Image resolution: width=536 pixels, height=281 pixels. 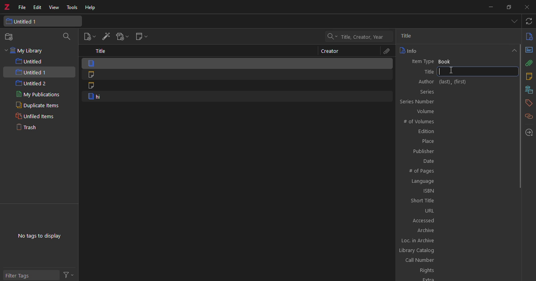 I want to click on note, so click(x=236, y=75).